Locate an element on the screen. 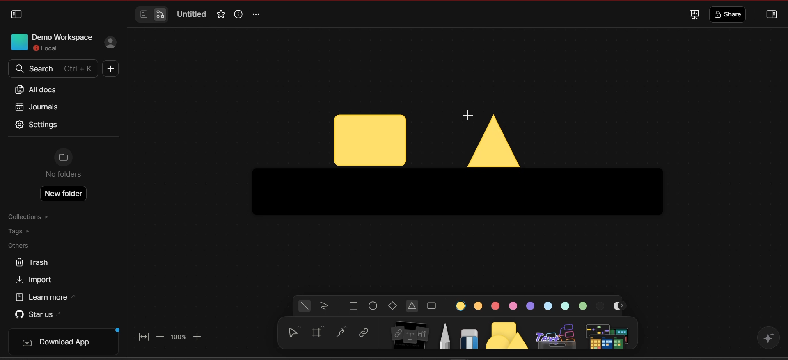  collections is located at coordinates (30, 217).